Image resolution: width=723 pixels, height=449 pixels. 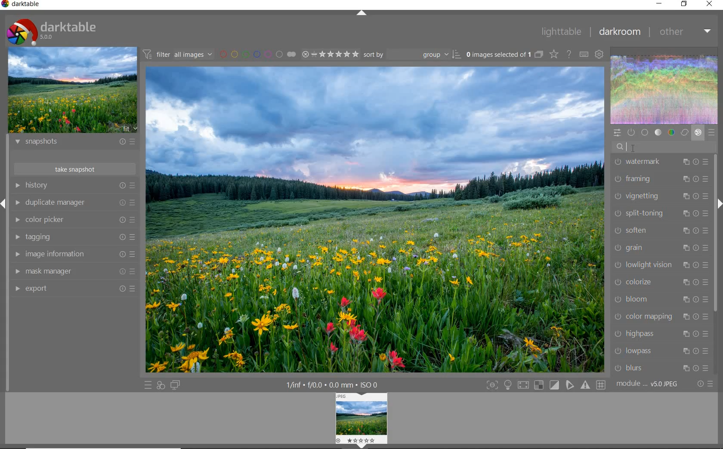 What do you see at coordinates (660, 283) in the screenshot?
I see `colorize` at bounding box center [660, 283].